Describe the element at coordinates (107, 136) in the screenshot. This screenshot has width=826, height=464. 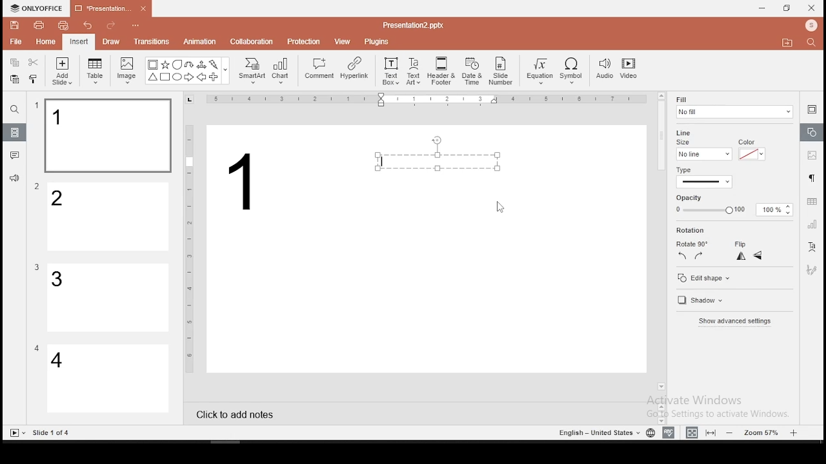
I see `slide 1` at that location.